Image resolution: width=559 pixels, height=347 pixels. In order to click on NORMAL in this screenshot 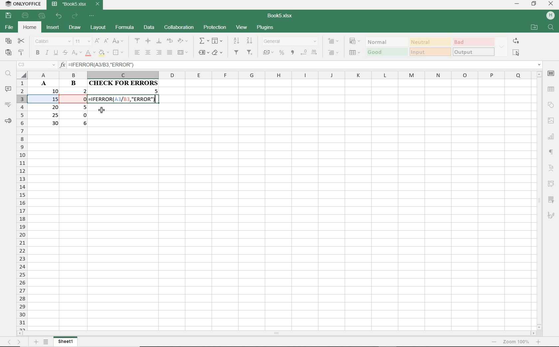, I will do `click(387, 42)`.